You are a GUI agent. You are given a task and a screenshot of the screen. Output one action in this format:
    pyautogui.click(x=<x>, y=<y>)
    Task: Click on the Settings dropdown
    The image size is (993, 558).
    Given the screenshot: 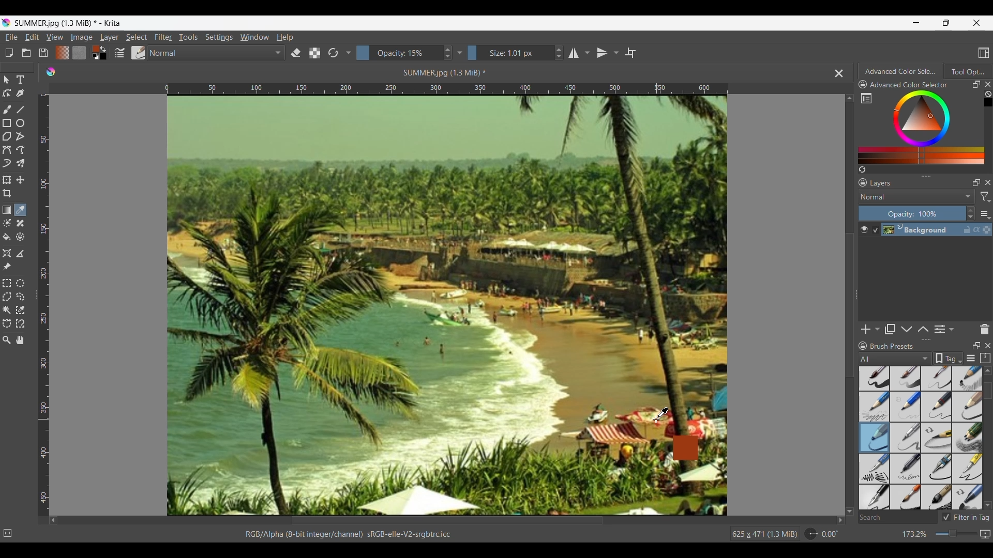 What is the action you would take?
    pyautogui.click(x=348, y=52)
    